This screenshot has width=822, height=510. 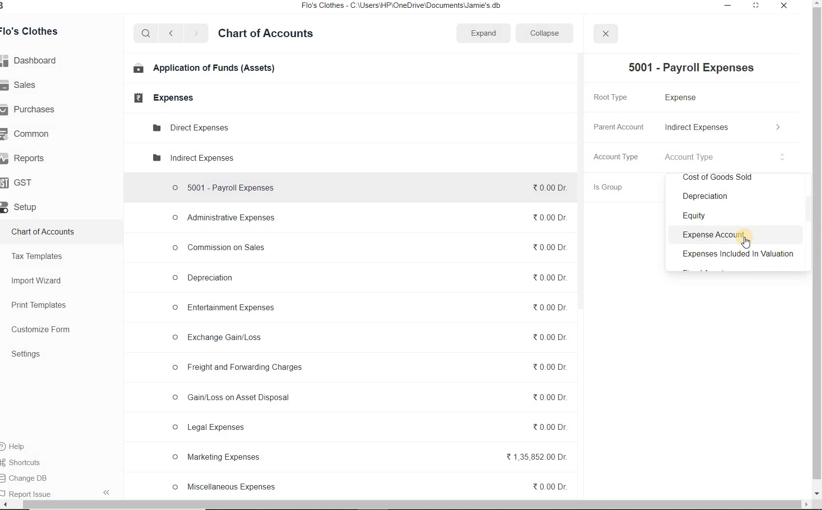 What do you see at coordinates (47, 231) in the screenshot?
I see `Chart of Accounts` at bounding box center [47, 231].